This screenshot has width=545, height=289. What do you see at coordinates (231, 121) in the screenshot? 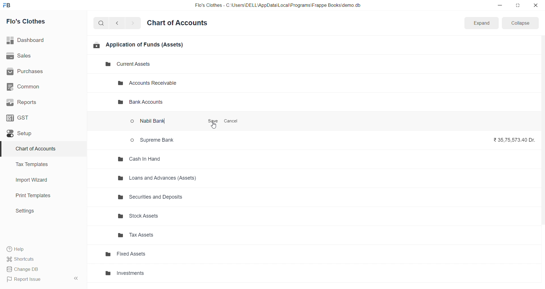
I see `Cancel` at bounding box center [231, 121].